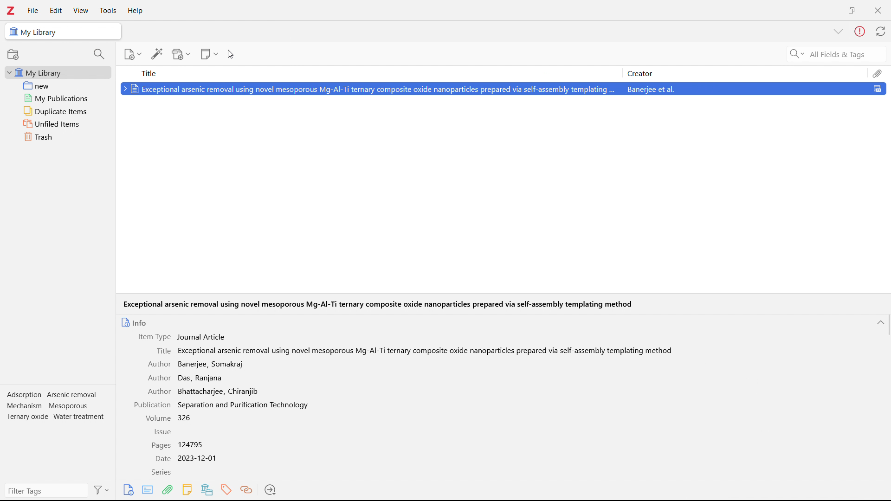  Describe the element at coordinates (881, 31) in the screenshot. I see `sync with zotero.org` at that location.